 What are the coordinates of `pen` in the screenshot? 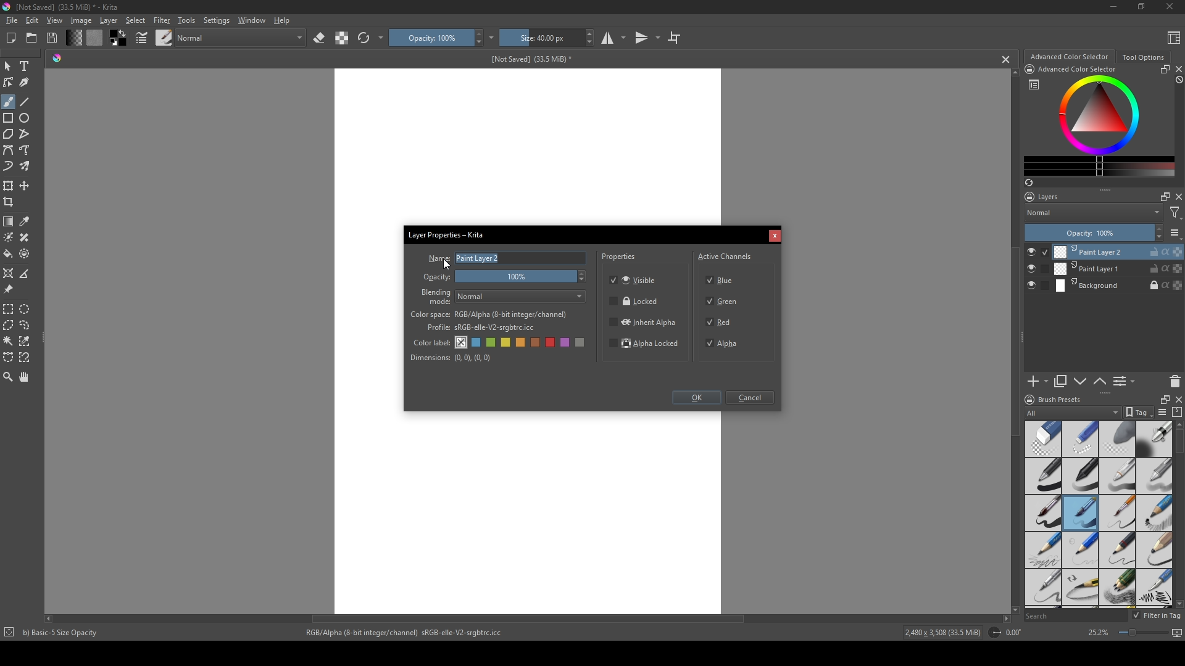 It's located at (1042, 477).